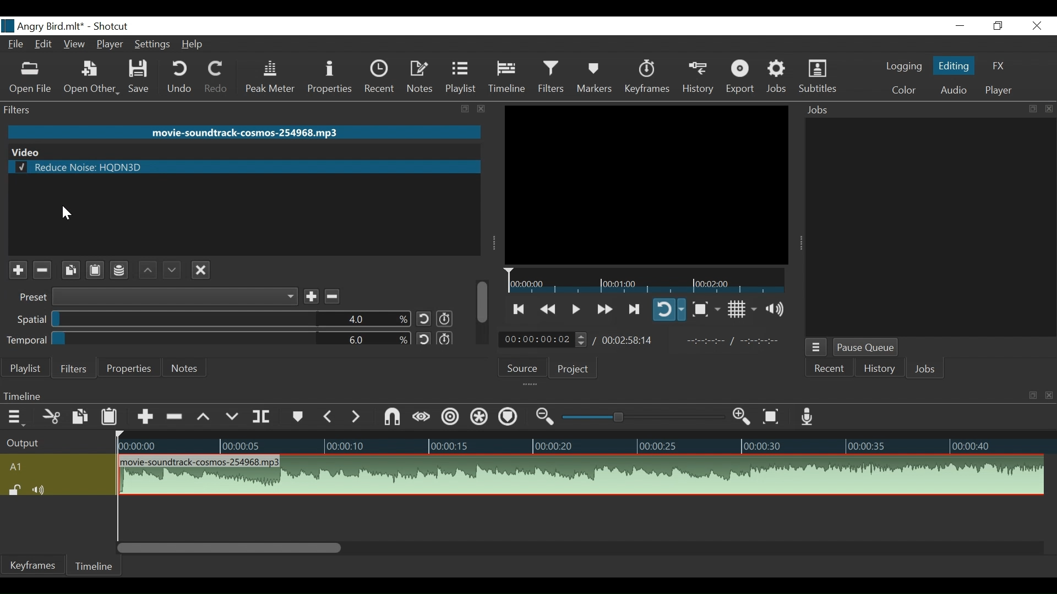 The height and width of the screenshot is (594, 1057). Describe the element at coordinates (809, 417) in the screenshot. I see `Record audio` at that location.